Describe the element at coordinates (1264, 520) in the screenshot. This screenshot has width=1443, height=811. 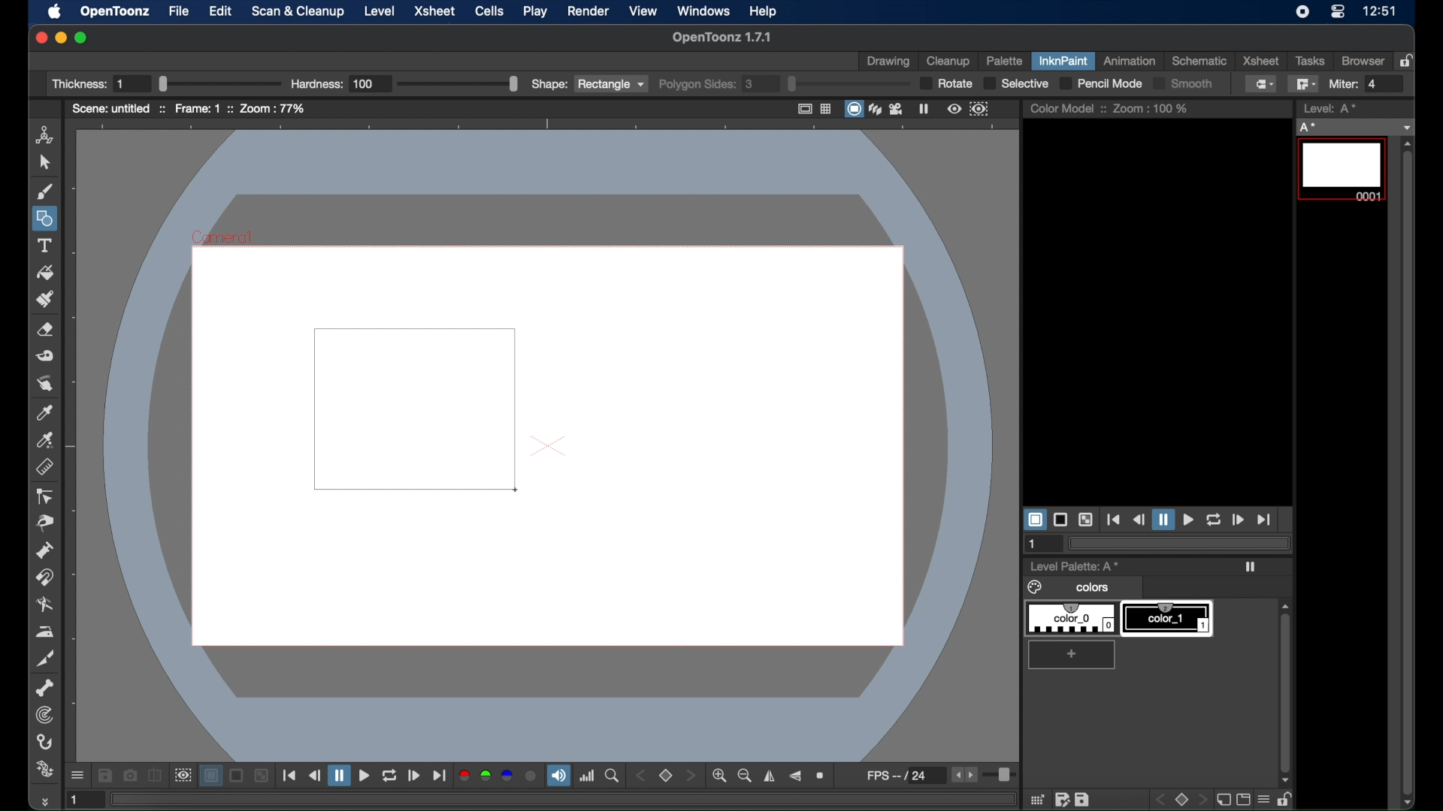
I see `jump to end` at that location.